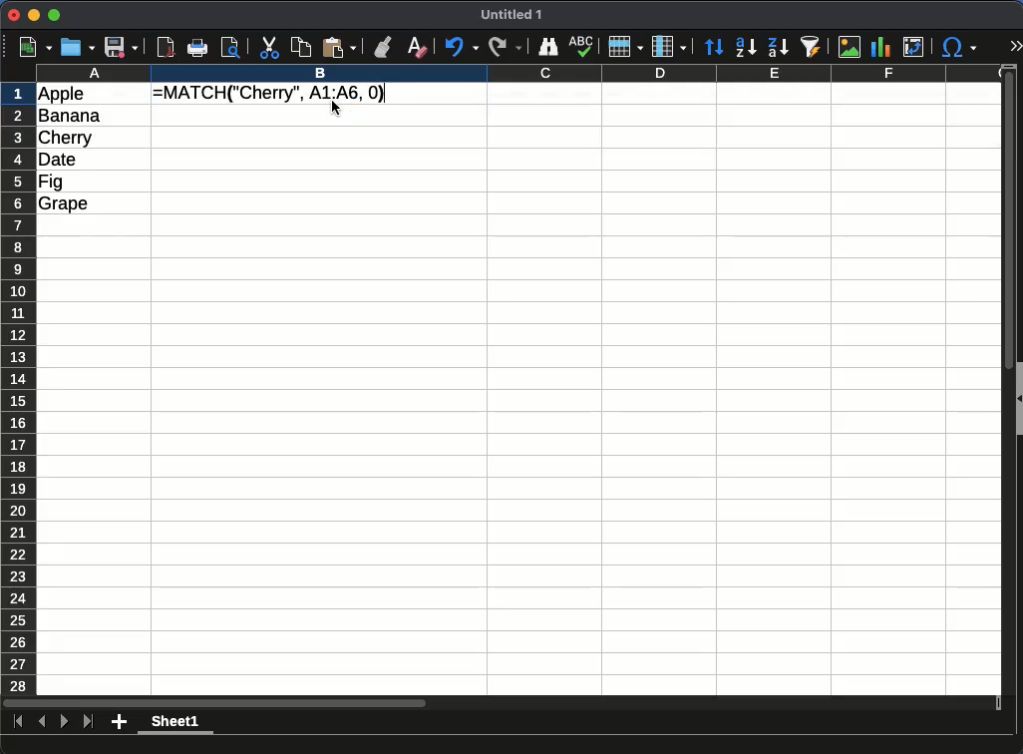  What do you see at coordinates (881, 47) in the screenshot?
I see `chart` at bounding box center [881, 47].